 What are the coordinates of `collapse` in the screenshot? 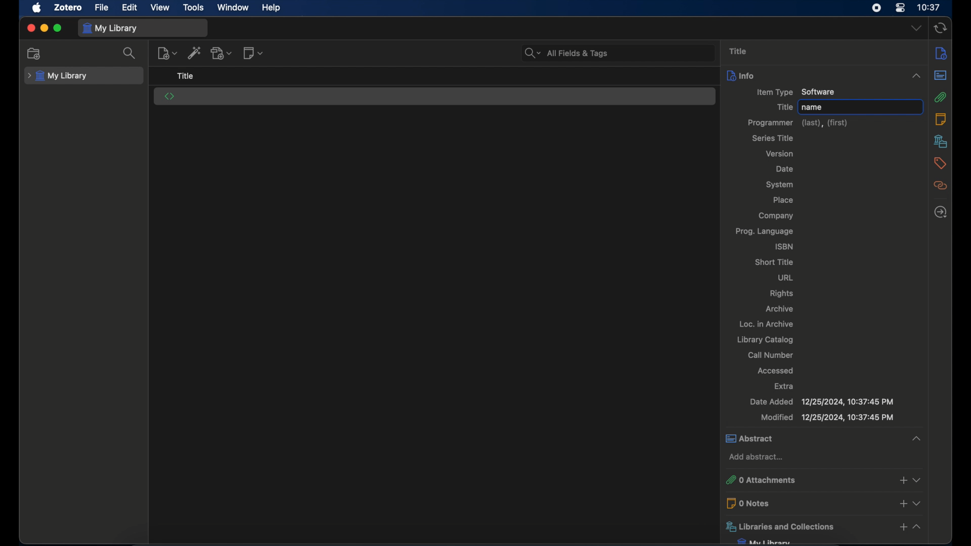 It's located at (918, 528).